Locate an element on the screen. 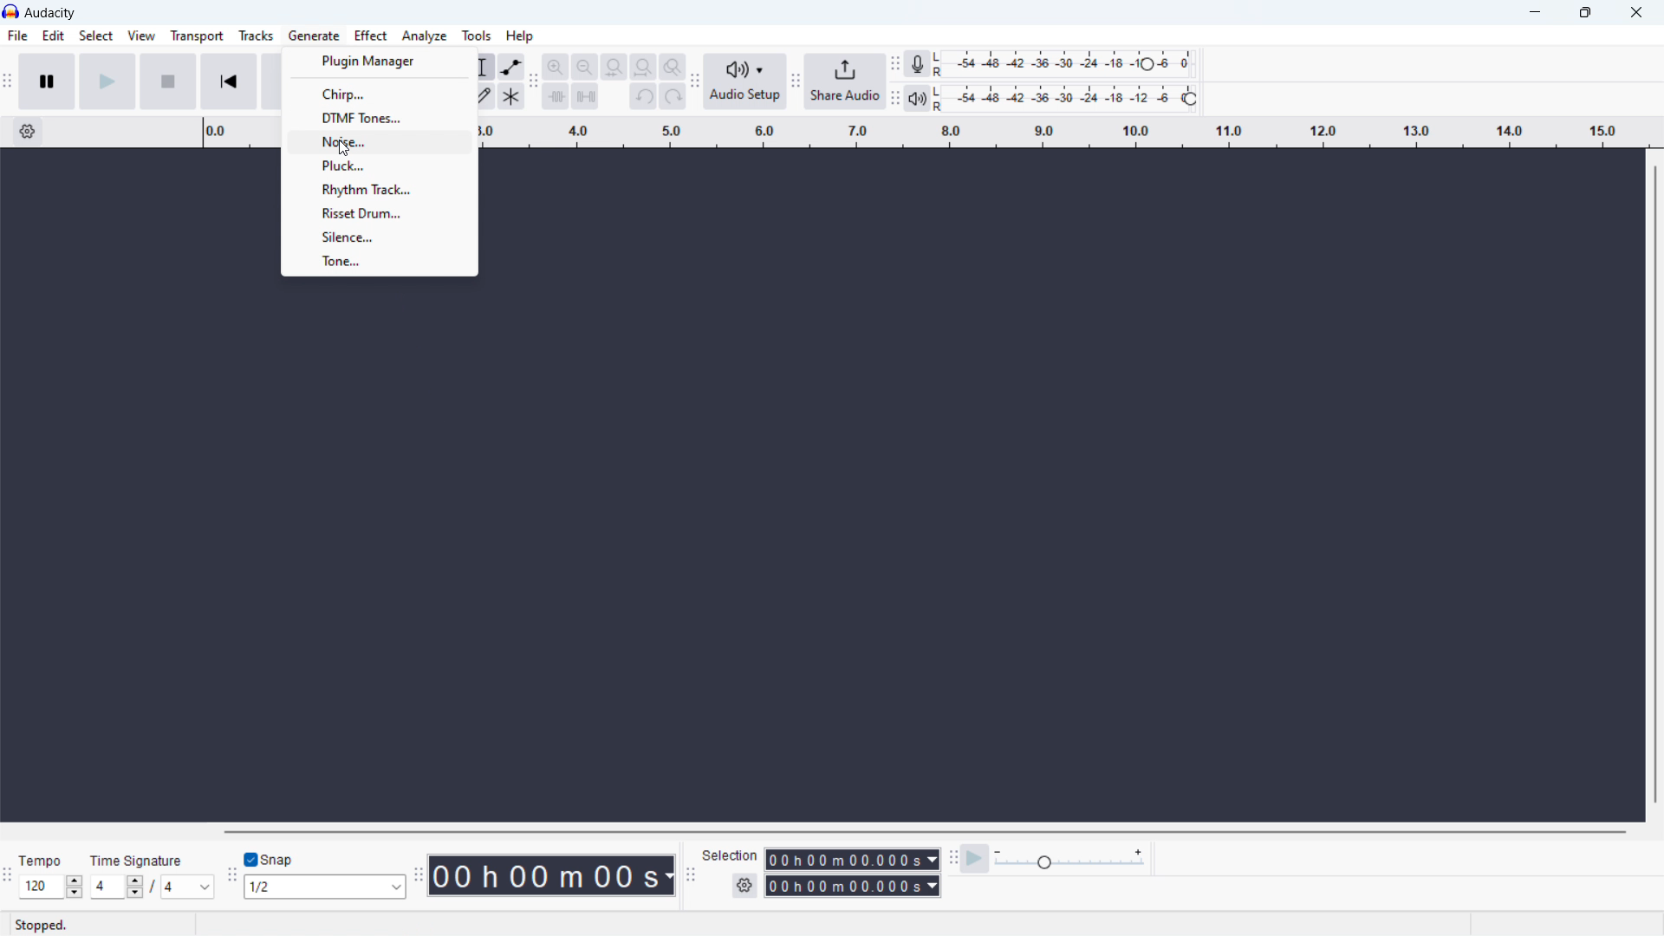 The width and height of the screenshot is (1664, 936). rhythm track is located at coordinates (379, 188).